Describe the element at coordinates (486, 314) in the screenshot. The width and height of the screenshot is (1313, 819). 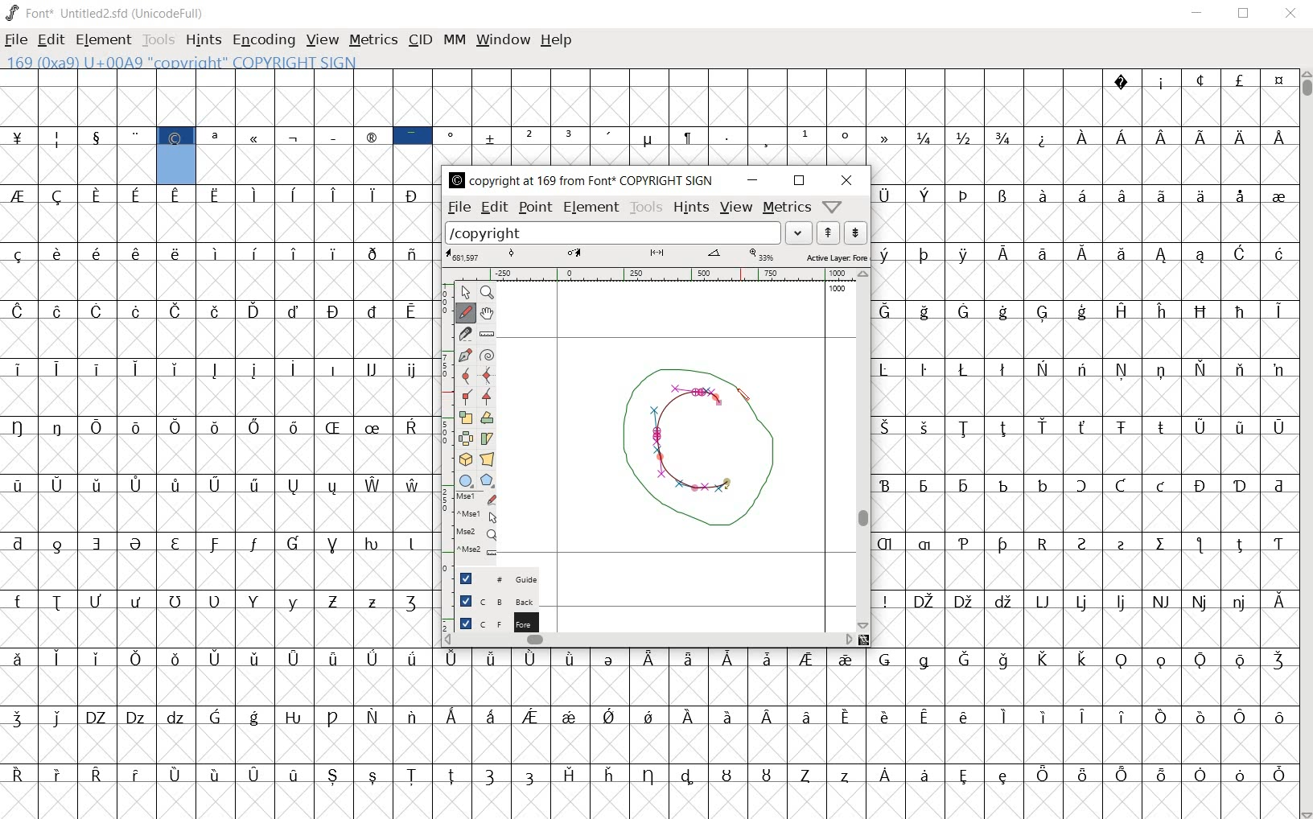
I see `scroll by hand` at that location.